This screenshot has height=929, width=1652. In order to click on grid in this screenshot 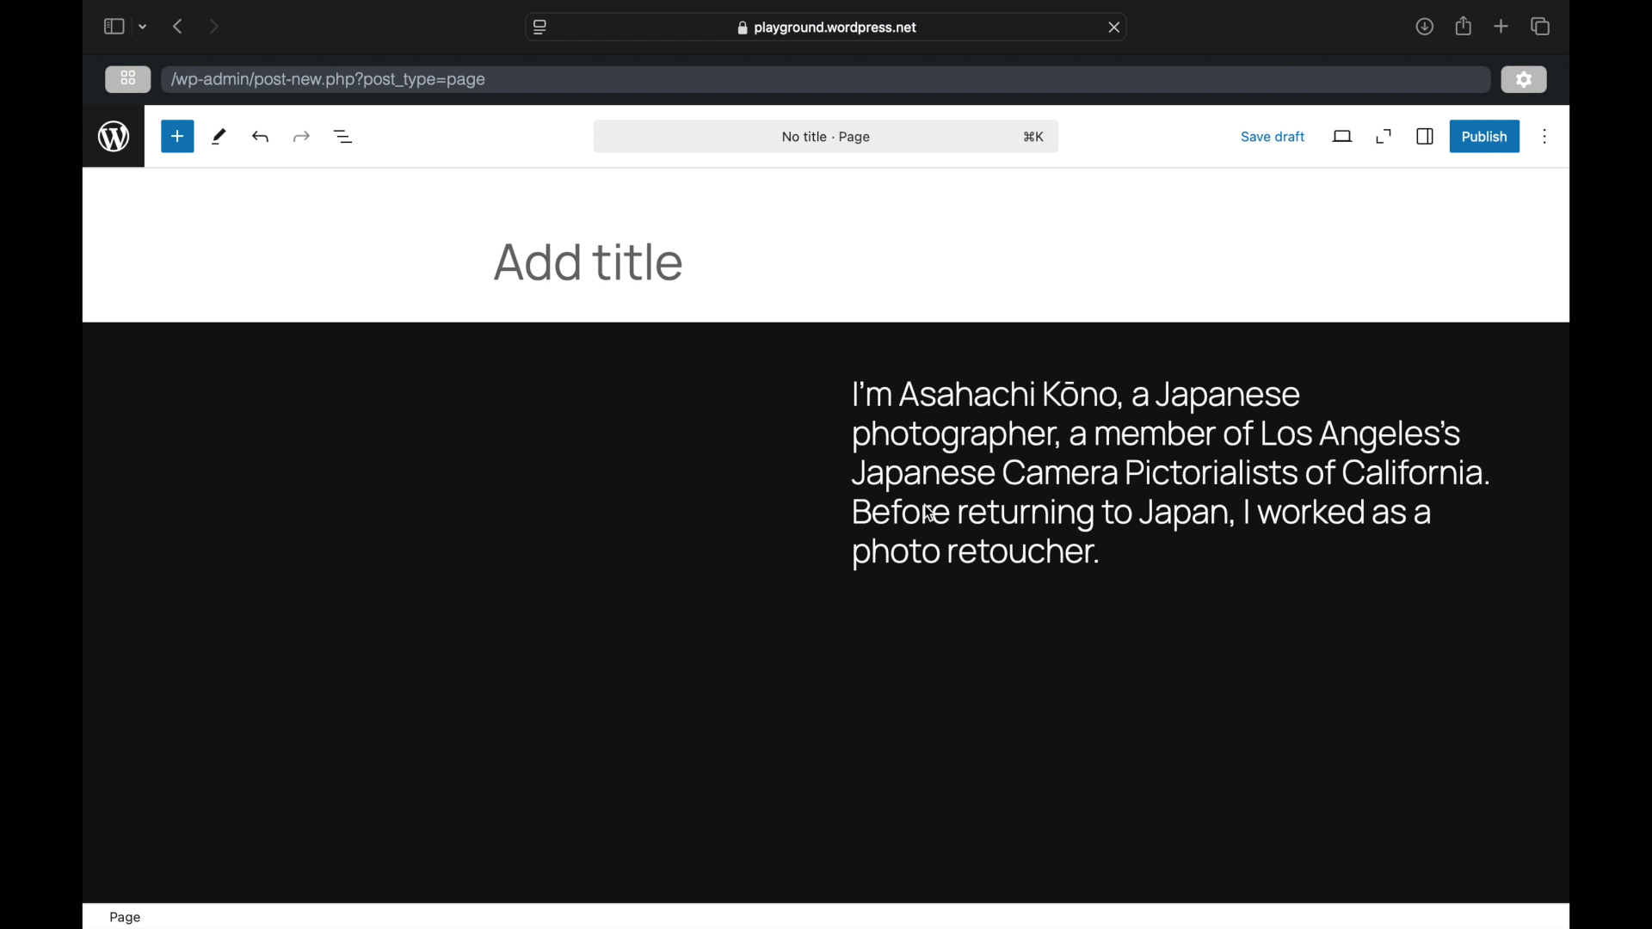, I will do `click(127, 77)`.